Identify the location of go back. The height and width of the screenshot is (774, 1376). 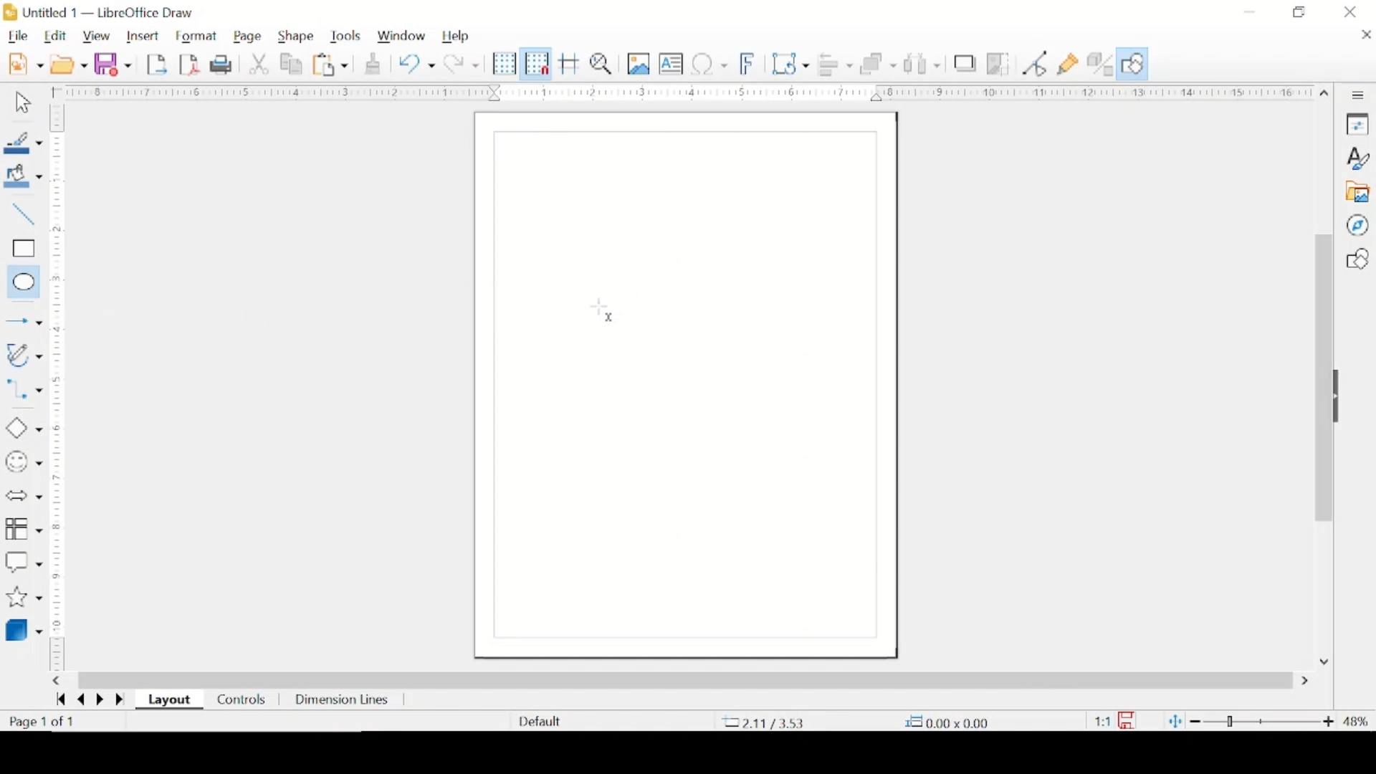
(77, 702).